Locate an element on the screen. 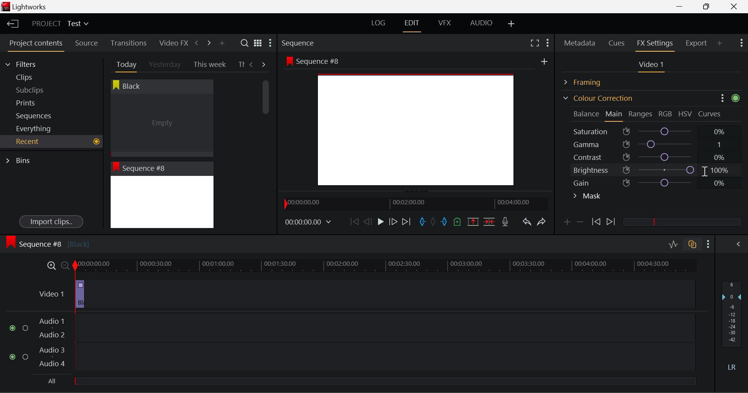 The image size is (748, 393). To Start is located at coordinates (354, 221).